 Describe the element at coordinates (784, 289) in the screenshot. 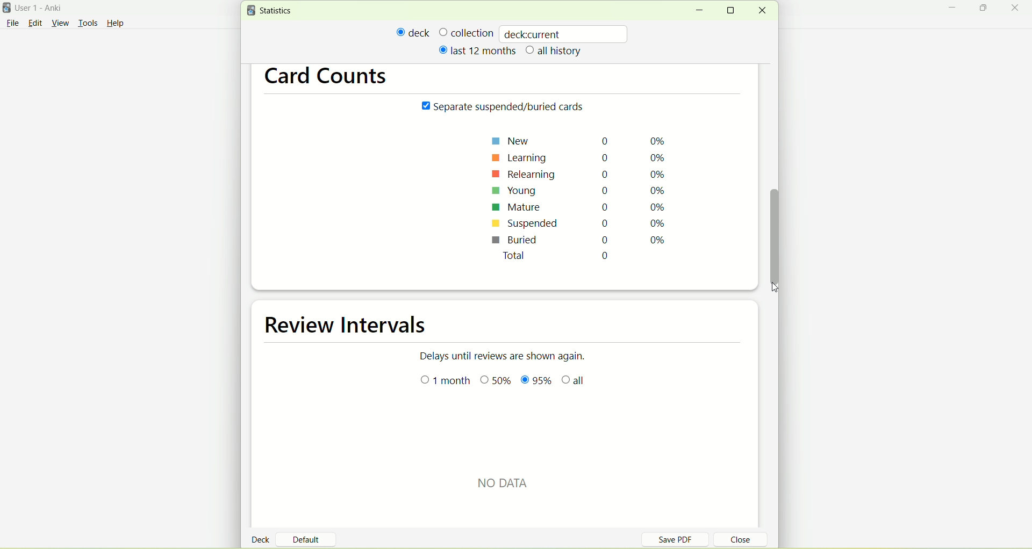

I see `cursor` at that location.